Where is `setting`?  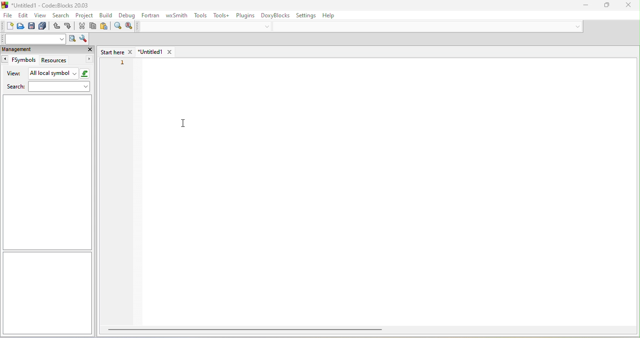 setting is located at coordinates (308, 16).